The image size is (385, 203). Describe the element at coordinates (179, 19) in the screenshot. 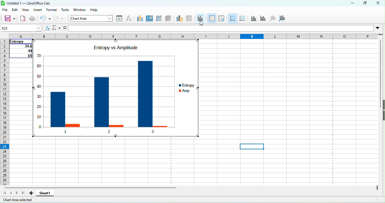

I see `data range` at that location.